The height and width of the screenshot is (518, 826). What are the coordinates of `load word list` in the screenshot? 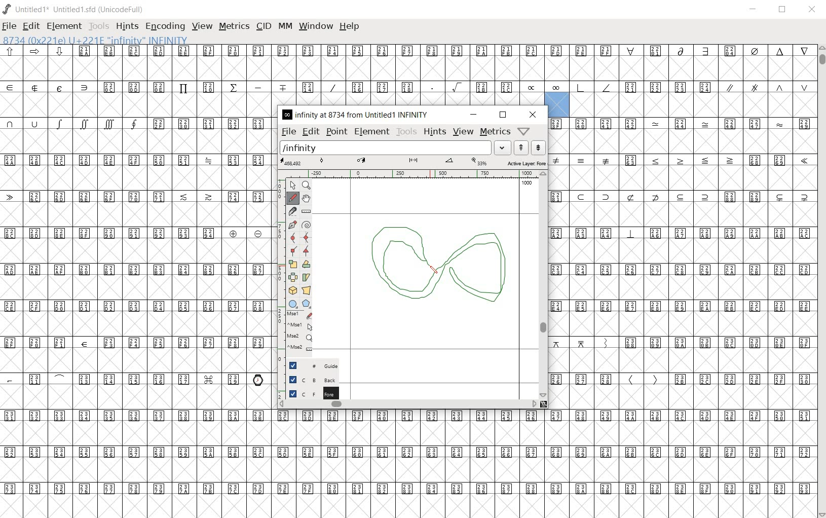 It's located at (395, 147).